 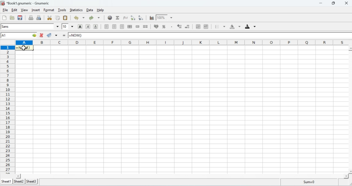 I want to click on Sheet 2, so click(x=18, y=181).